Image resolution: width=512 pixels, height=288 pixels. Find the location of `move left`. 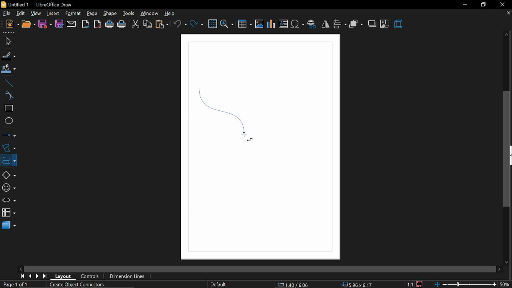

move left is located at coordinates (20, 268).